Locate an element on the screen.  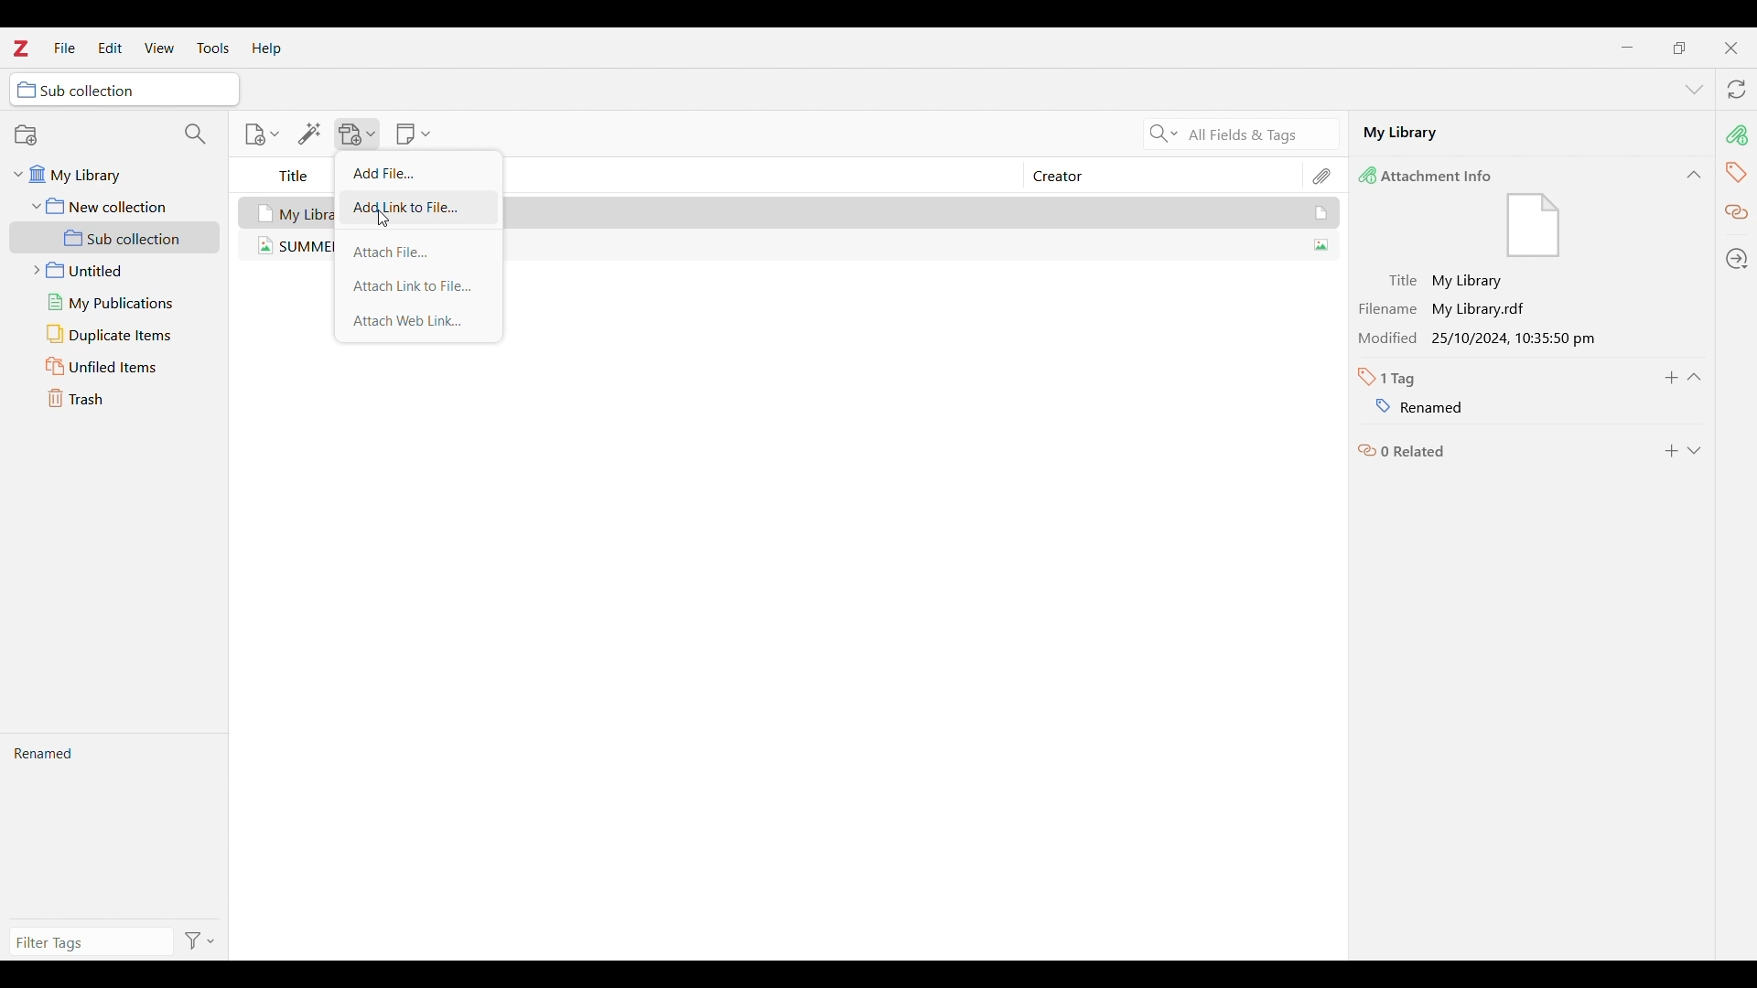
Related is located at coordinates (1401, 452).